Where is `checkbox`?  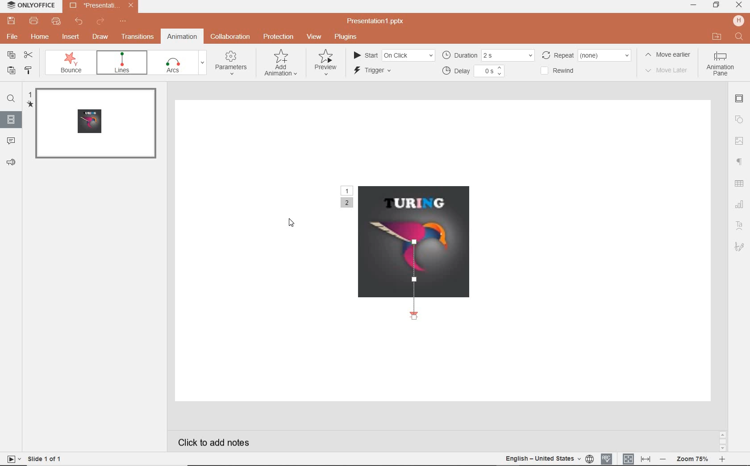
checkbox is located at coordinates (543, 71).